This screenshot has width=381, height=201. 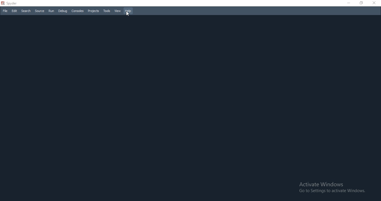 I want to click on Search, so click(x=25, y=11).